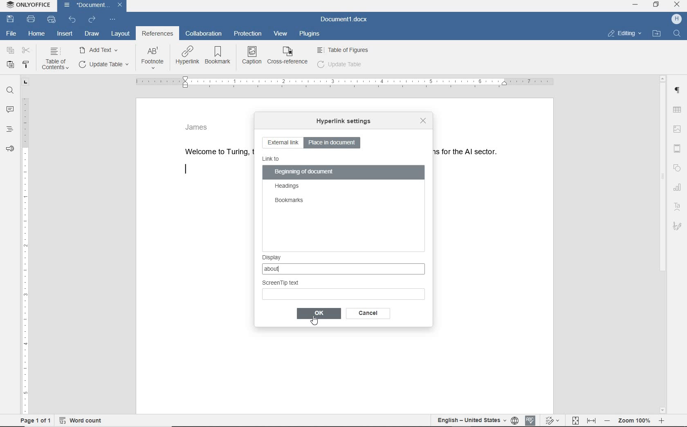  Describe the element at coordinates (153, 60) in the screenshot. I see `FOOTNOTE` at that location.